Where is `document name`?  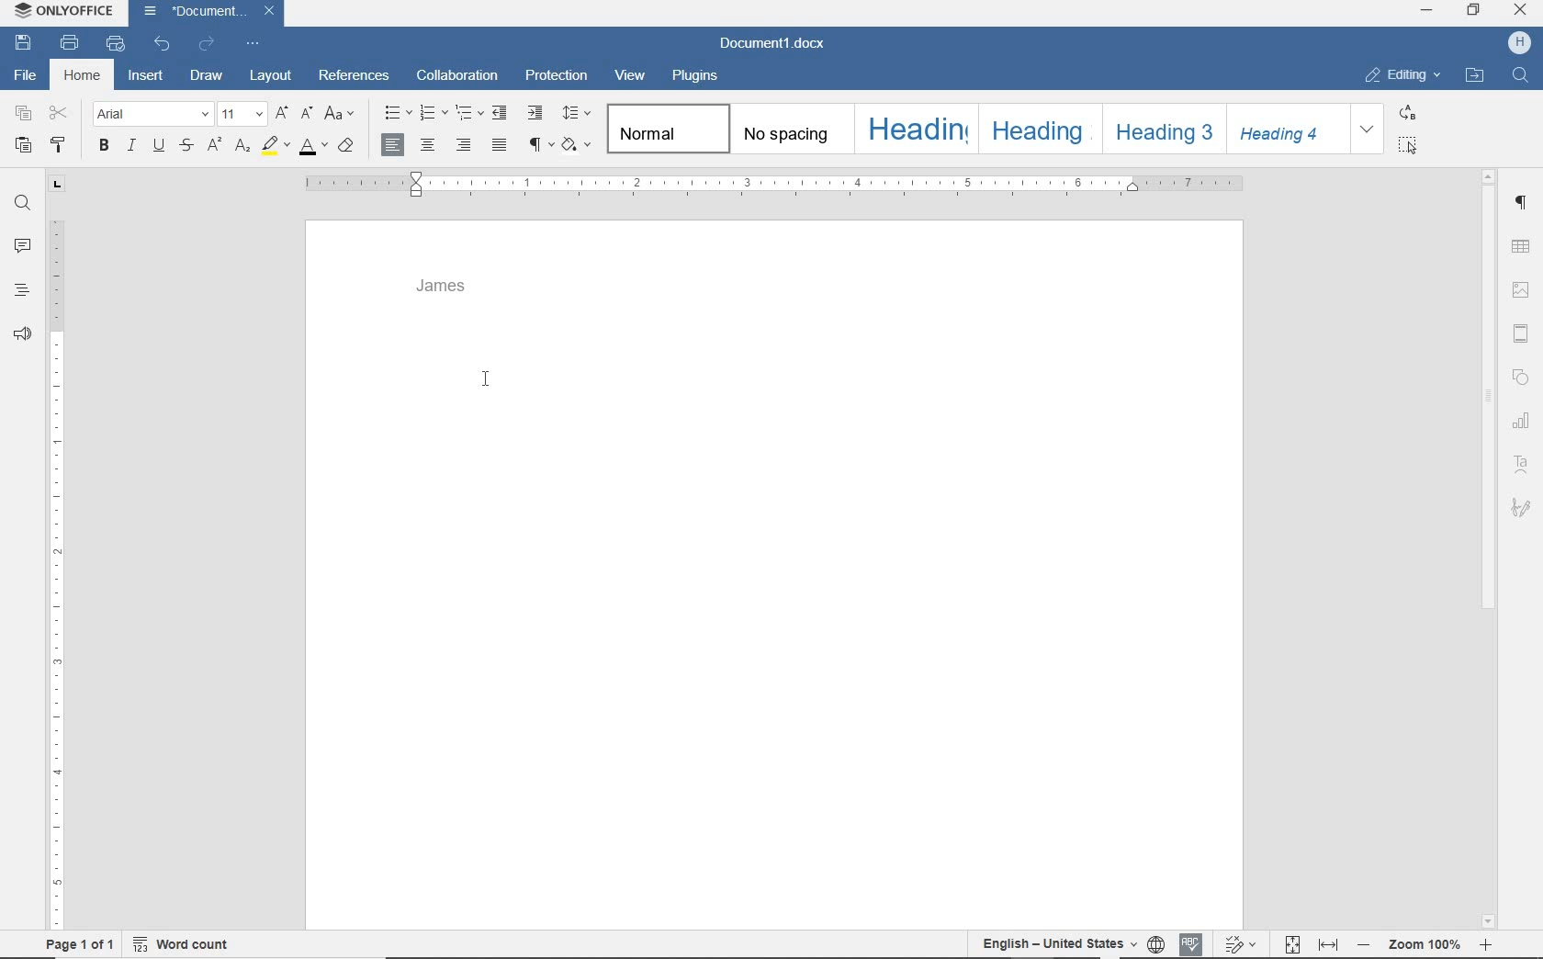
document name is located at coordinates (194, 12).